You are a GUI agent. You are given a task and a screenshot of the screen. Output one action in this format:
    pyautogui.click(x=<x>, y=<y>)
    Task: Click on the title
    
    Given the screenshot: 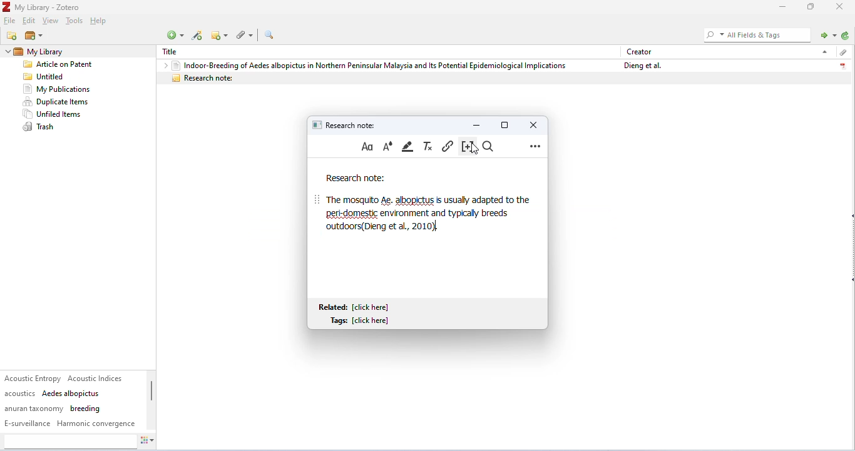 What is the action you would take?
    pyautogui.click(x=43, y=7)
    